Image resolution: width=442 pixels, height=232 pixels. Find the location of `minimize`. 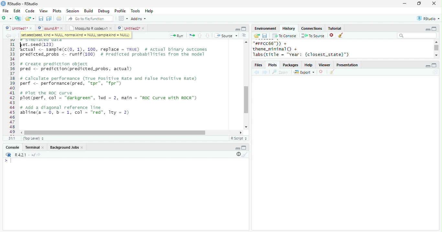

minimize is located at coordinates (404, 3).